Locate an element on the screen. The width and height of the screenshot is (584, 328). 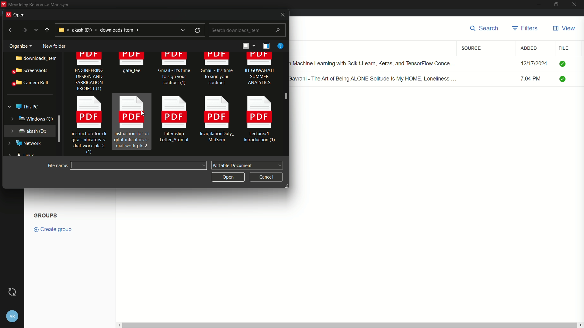
gate fee is located at coordinates (133, 64).